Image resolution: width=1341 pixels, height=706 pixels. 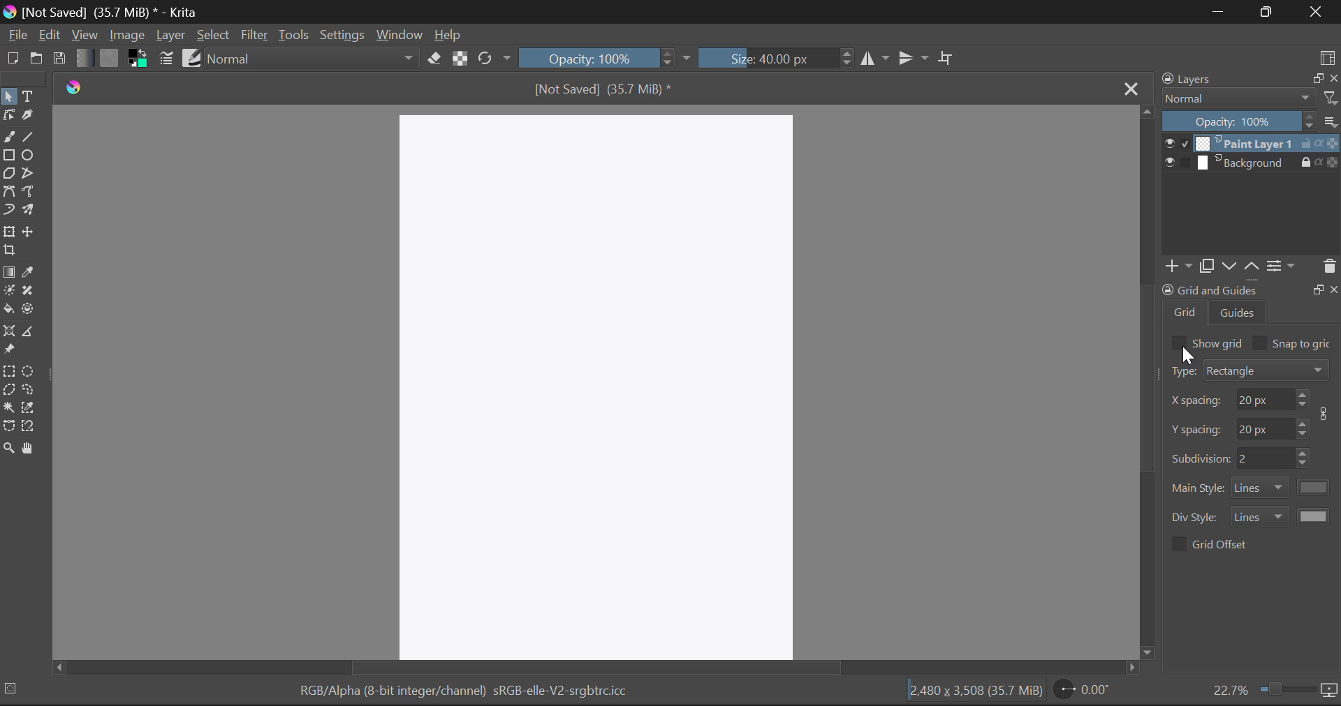 What do you see at coordinates (8, 391) in the screenshot?
I see `Polygon Selection` at bounding box center [8, 391].